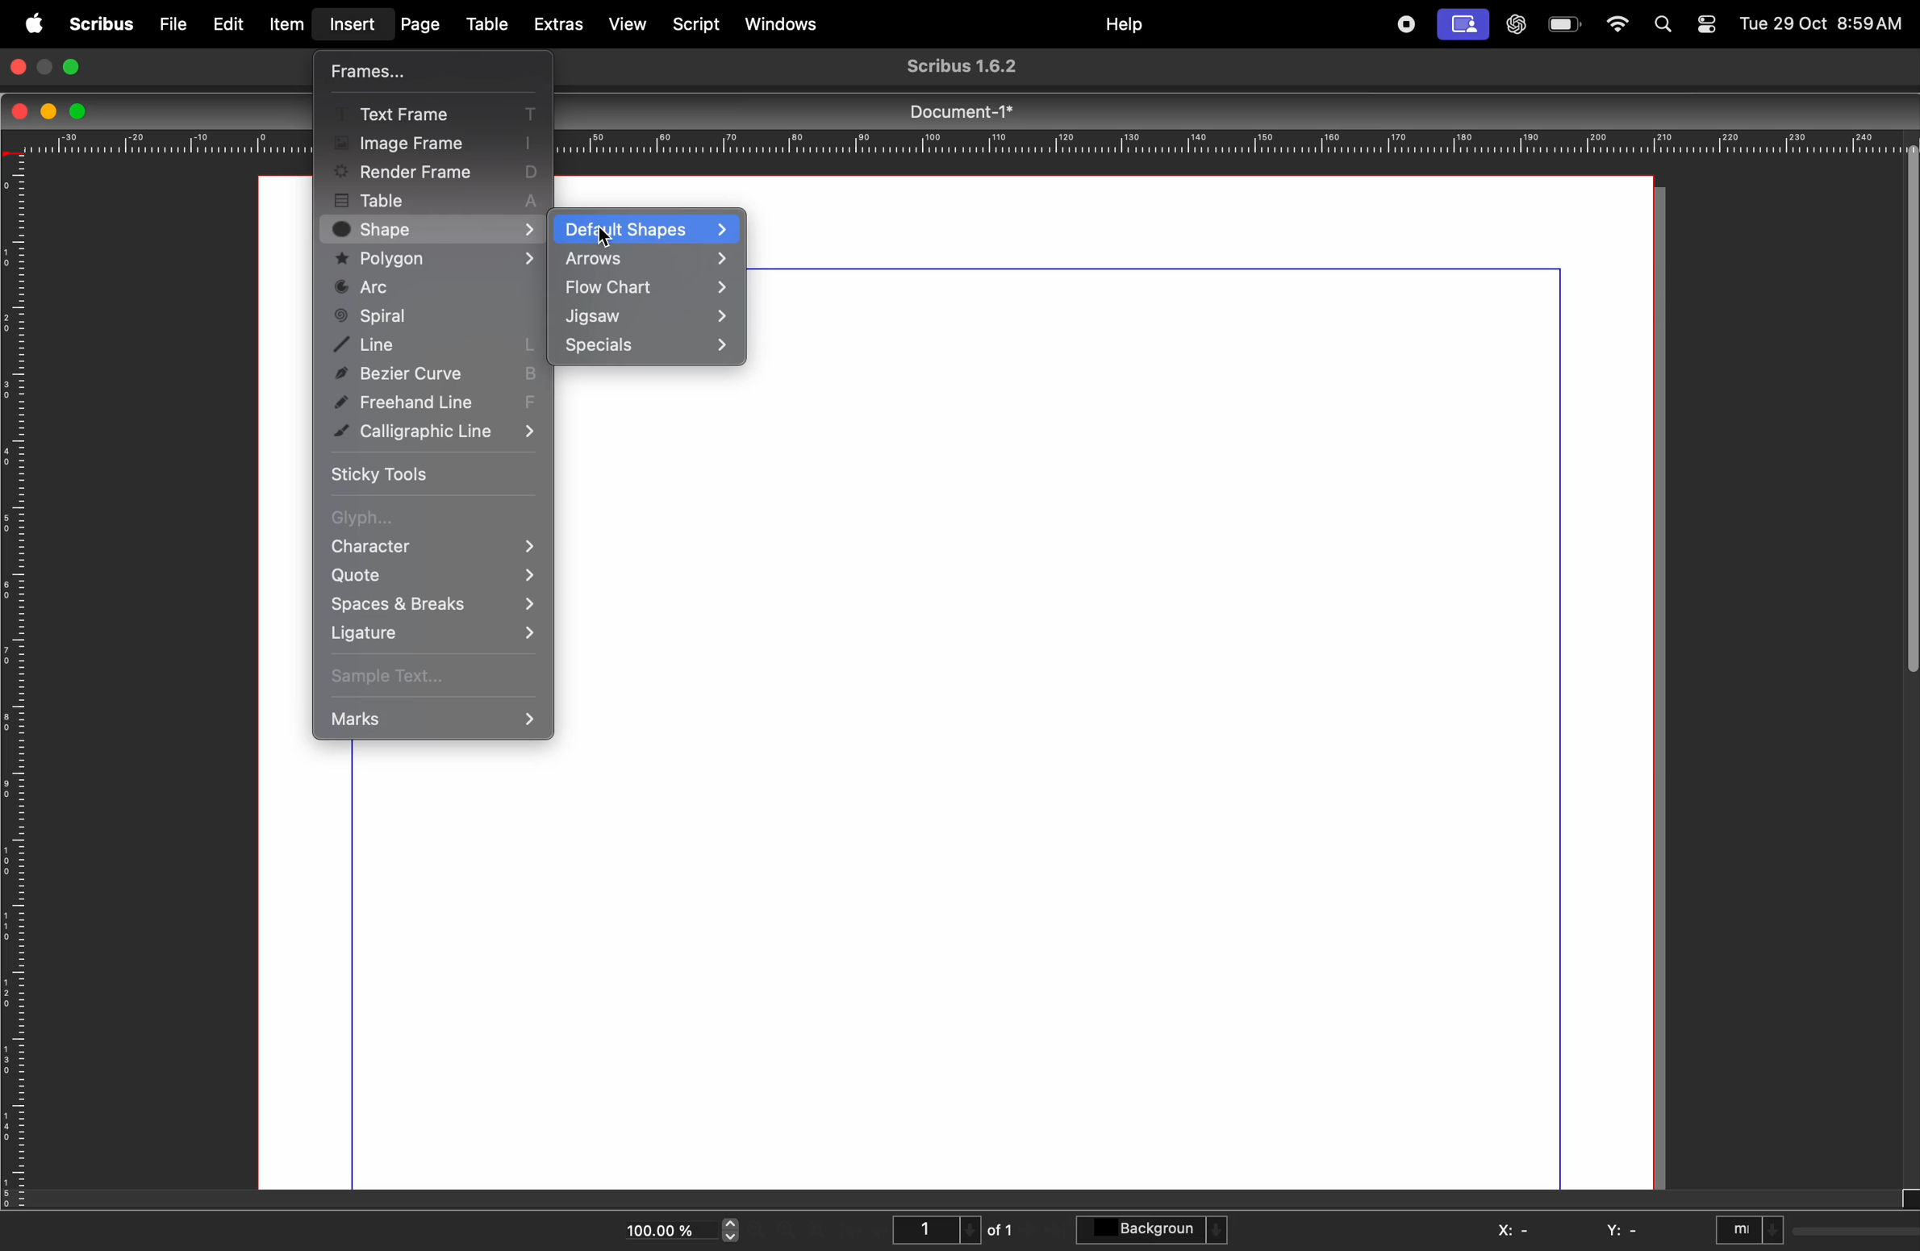 The image size is (1920, 1251). Describe the element at coordinates (438, 433) in the screenshot. I see `caligraphic line` at that location.